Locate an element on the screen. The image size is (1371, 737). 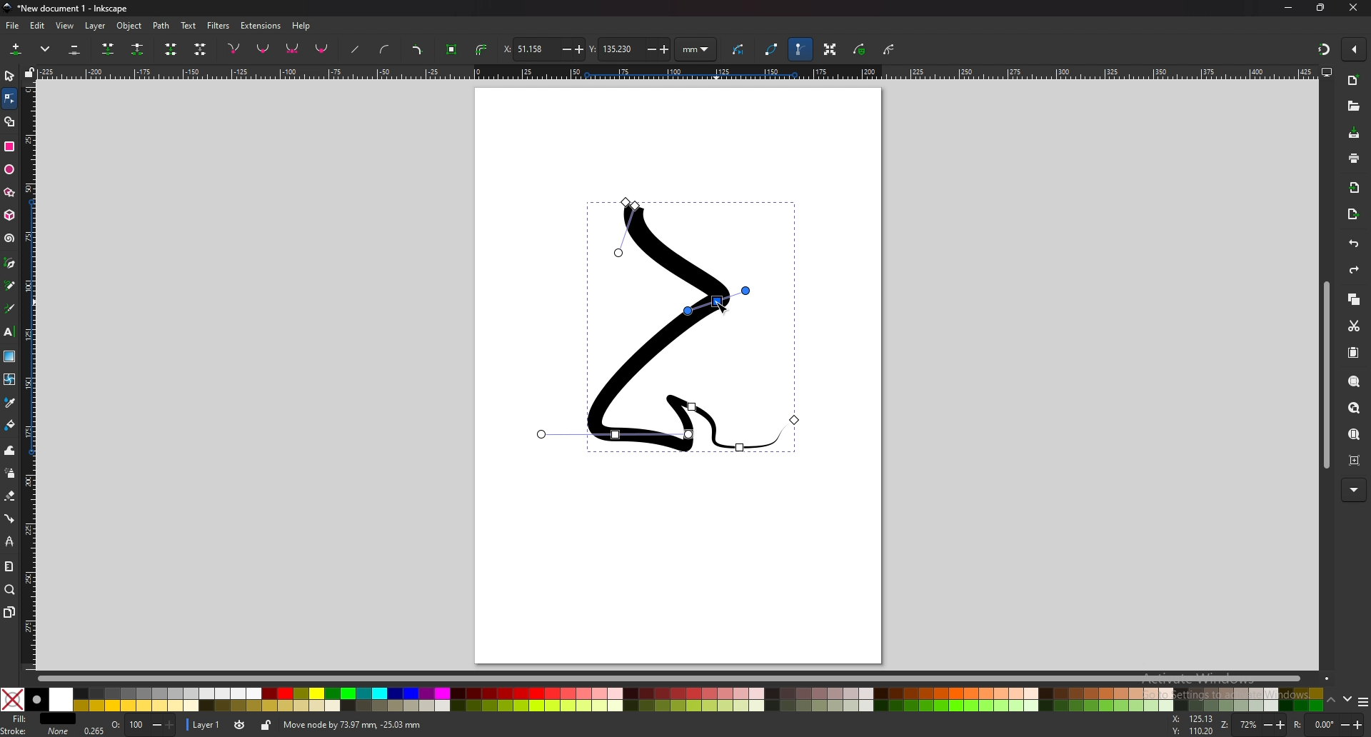
calligraphy is located at coordinates (10, 309).